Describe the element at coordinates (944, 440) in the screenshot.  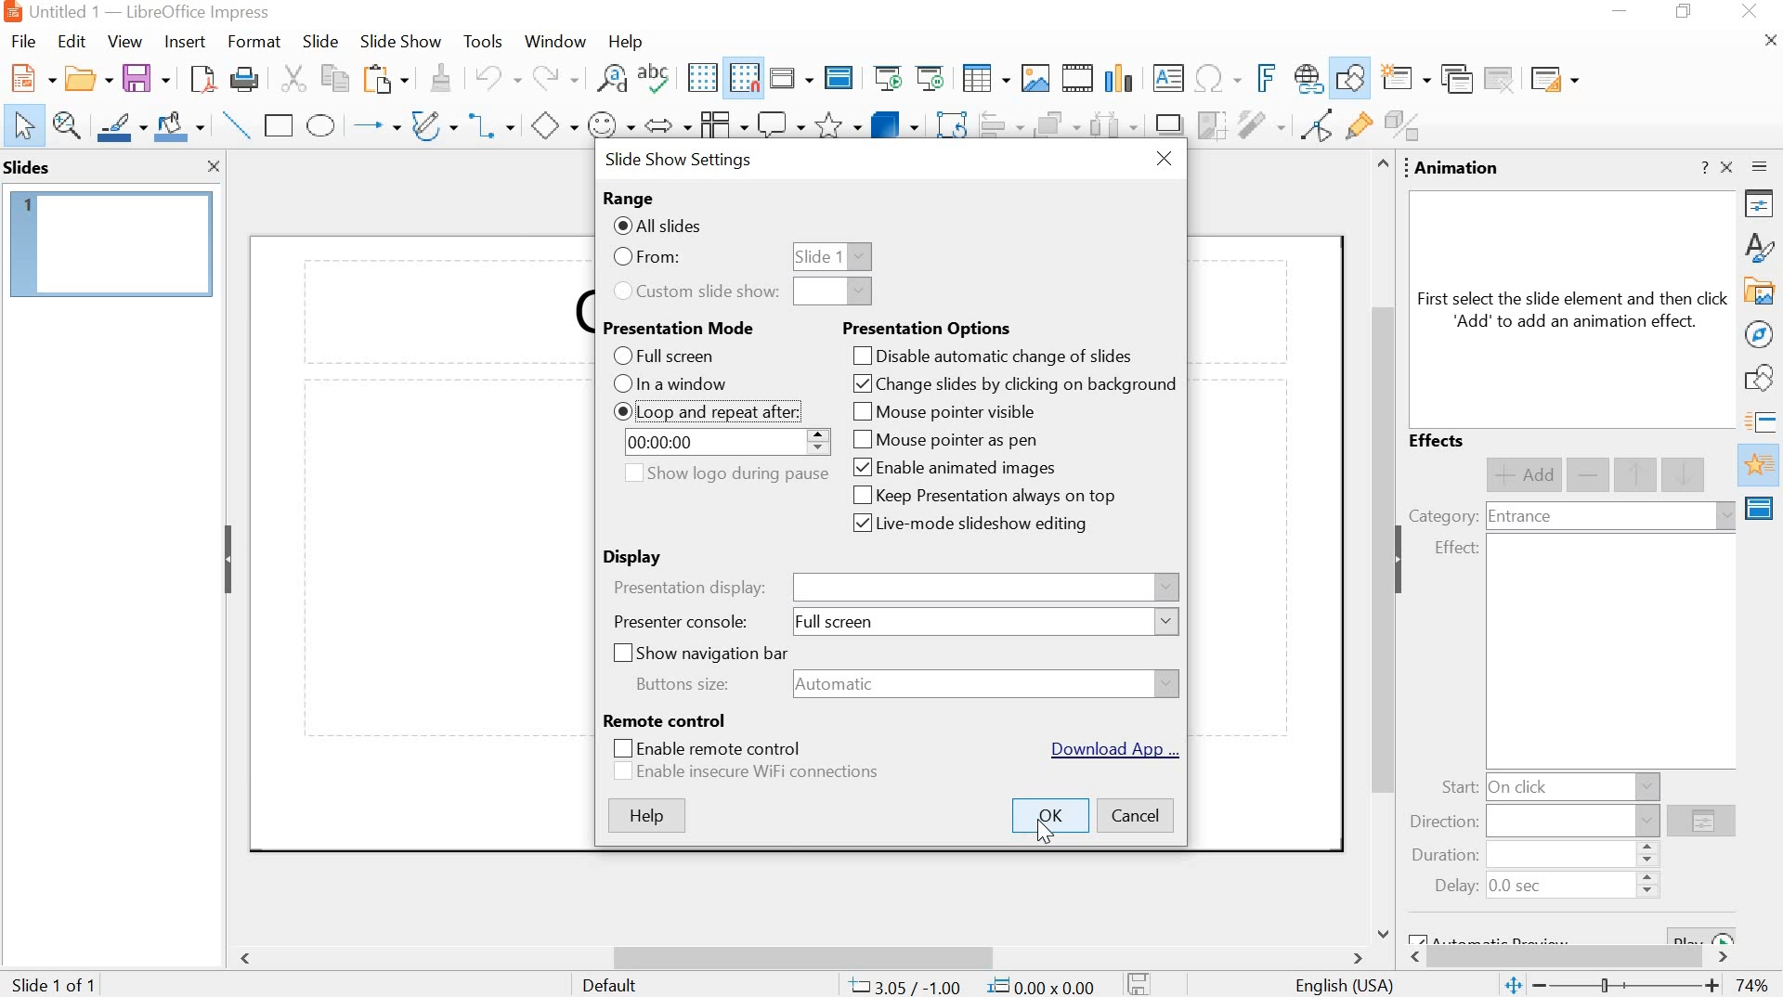
I see `mouse pointer as pen` at that location.